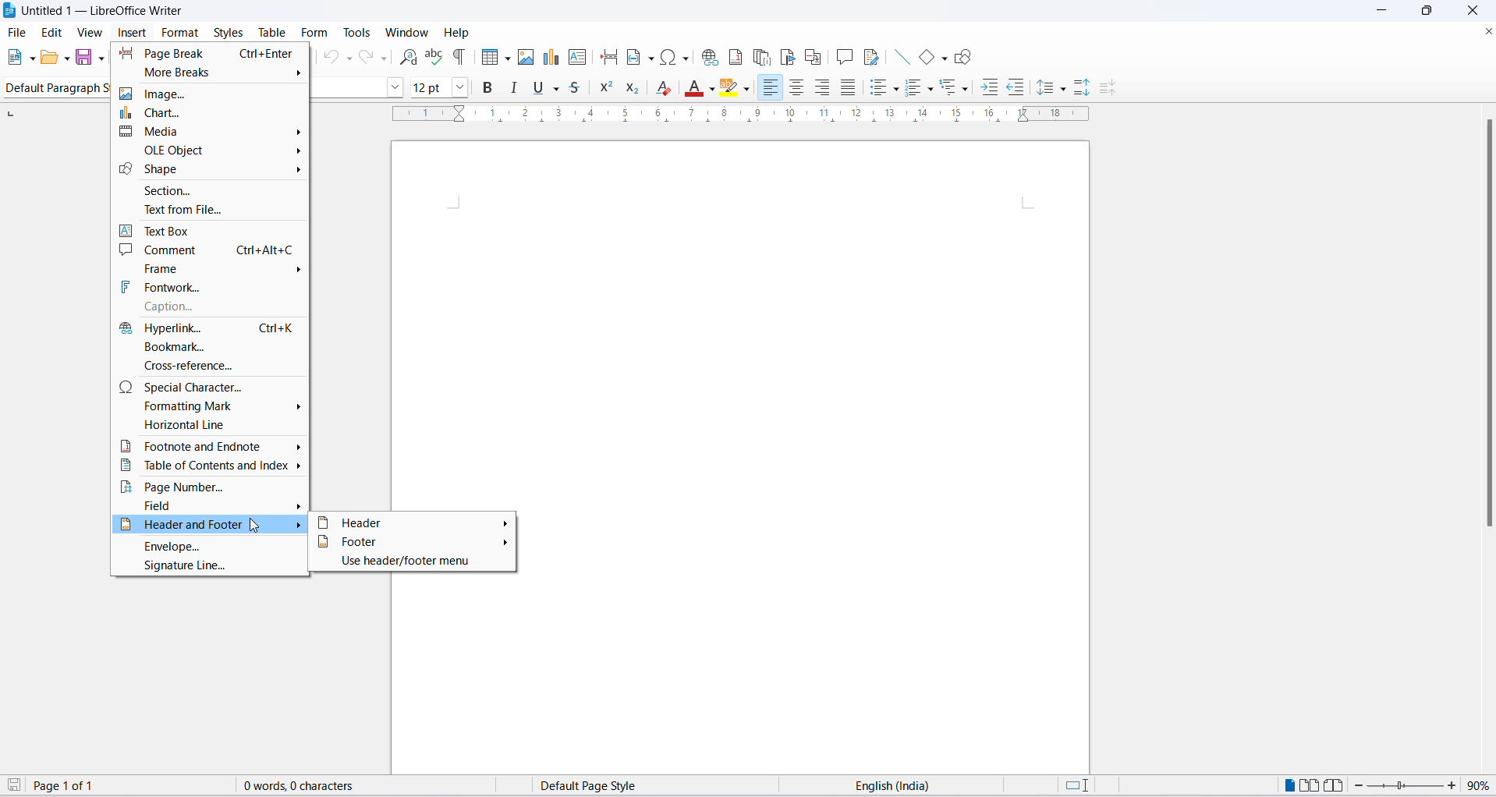  What do you see at coordinates (465, 87) in the screenshot?
I see `font size options` at bounding box center [465, 87].